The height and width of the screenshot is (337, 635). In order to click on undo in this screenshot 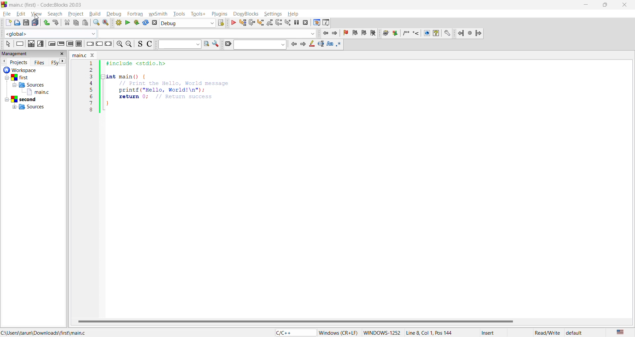, I will do `click(46, 22)`.